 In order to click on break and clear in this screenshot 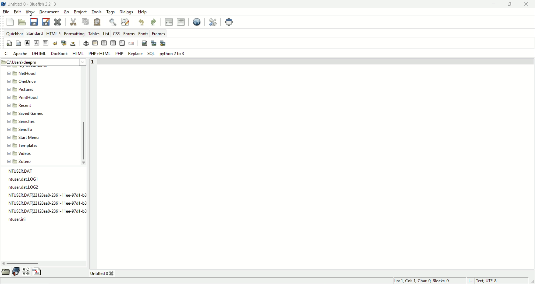, I will do `click(64, 43)`.